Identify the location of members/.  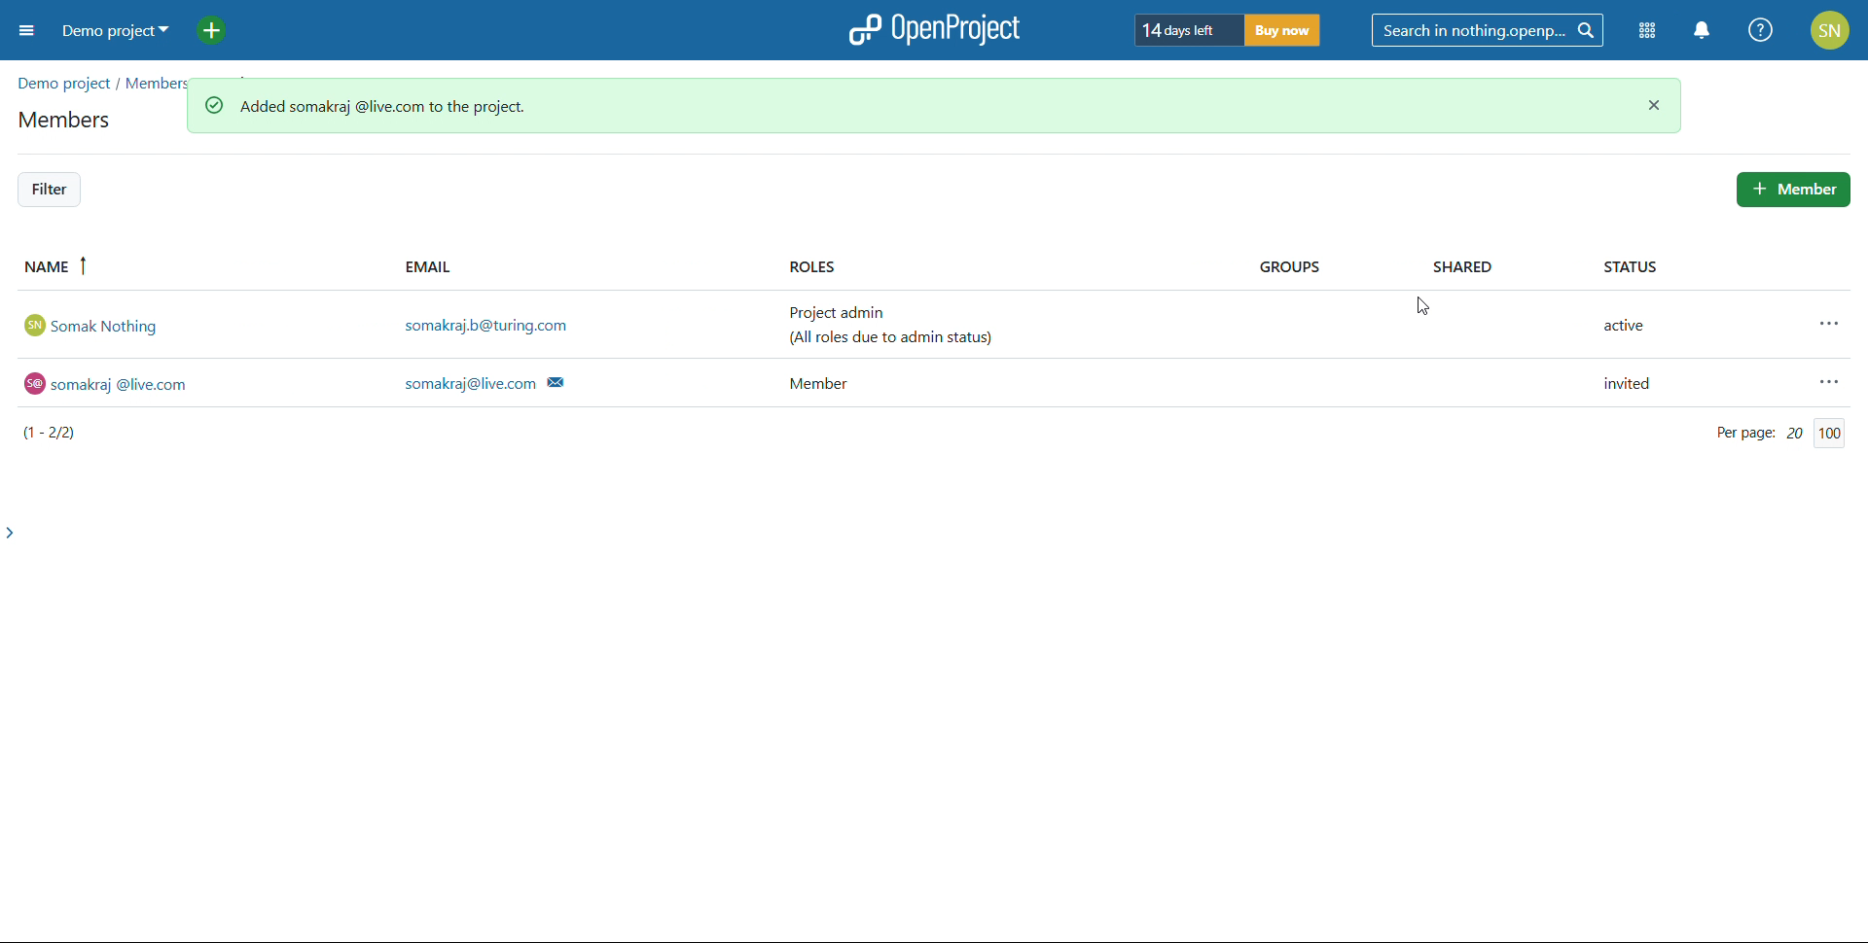
(156, 80).